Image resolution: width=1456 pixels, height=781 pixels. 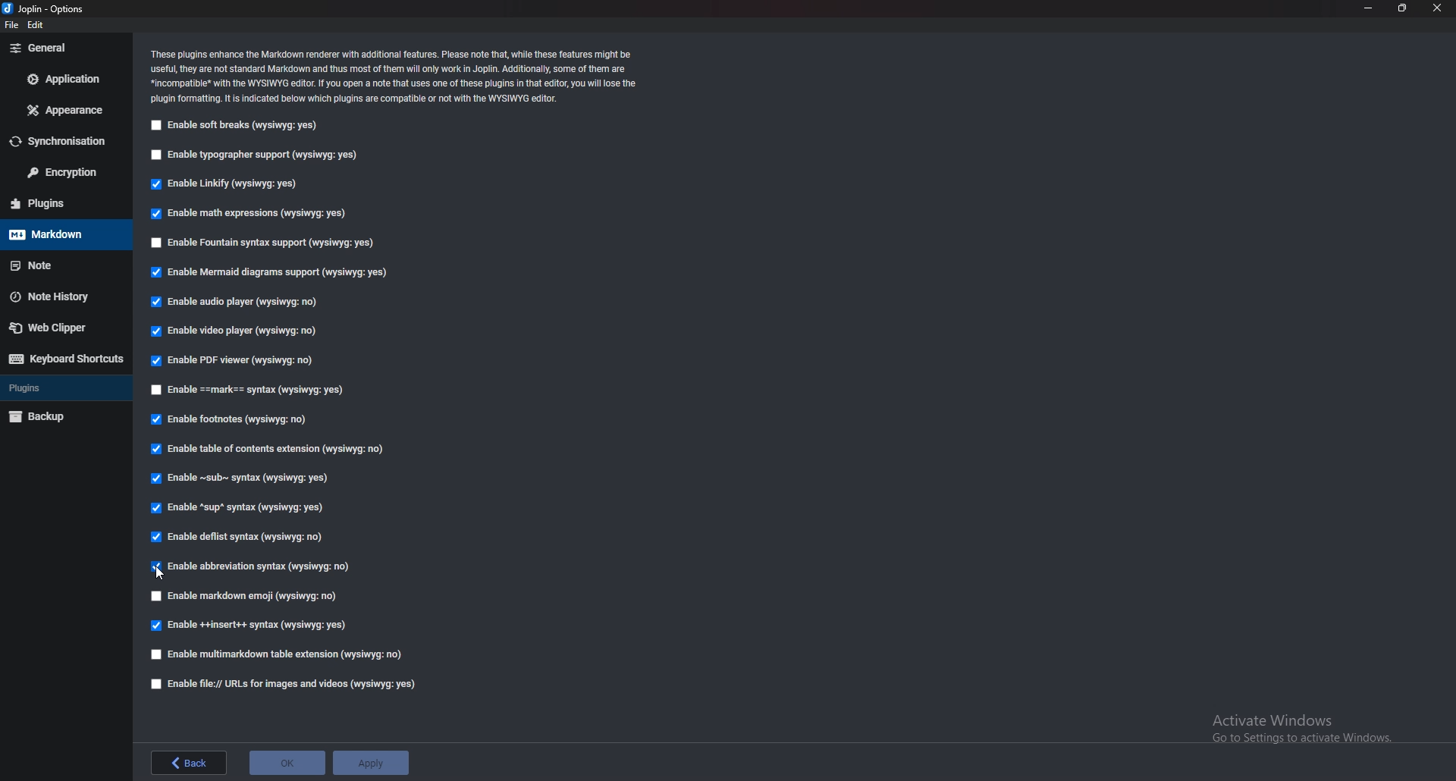 What do you see at coordinates (276, 654) in the screenshot?
I see `enable multimarkdown table` at bounding box center [276, 654].